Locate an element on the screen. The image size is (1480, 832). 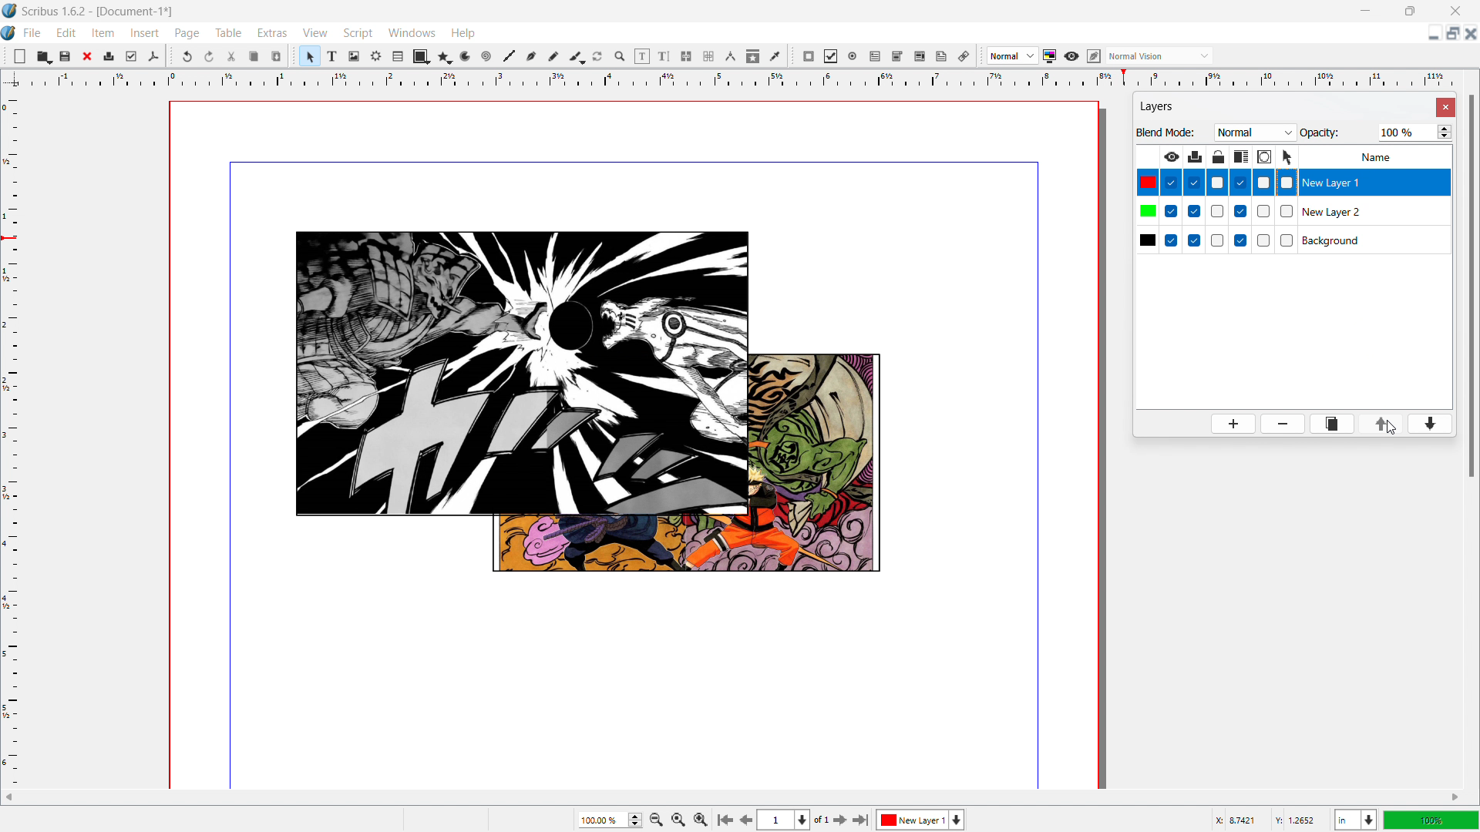
pdf checkbox is located at coordinates (831, 56).